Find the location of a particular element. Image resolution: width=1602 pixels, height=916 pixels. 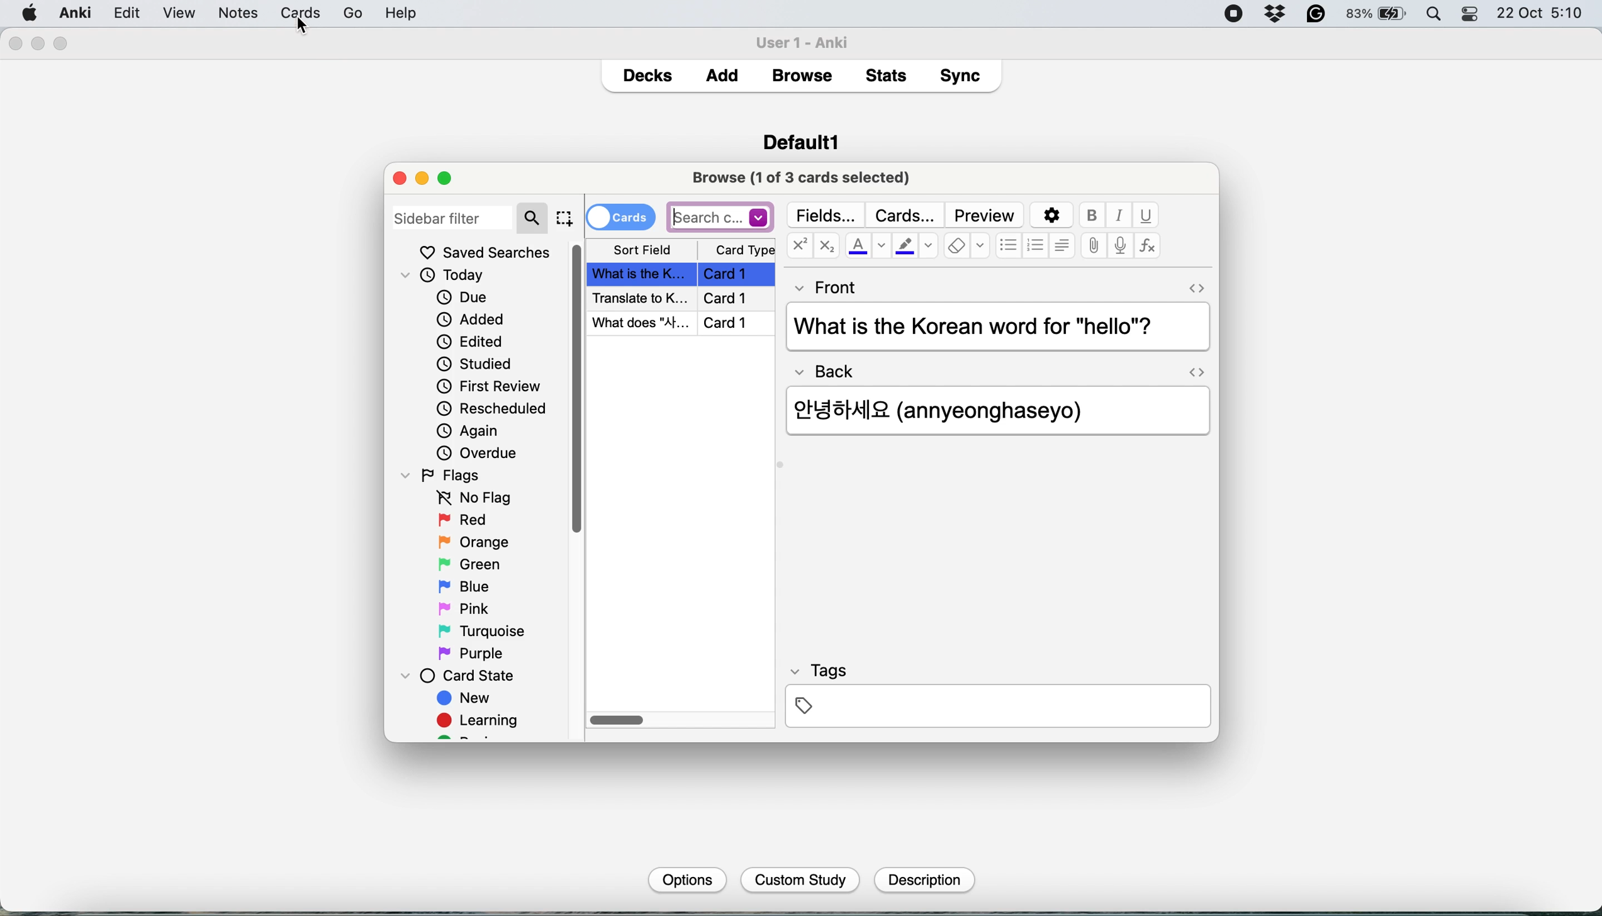

screen recorder is located at coordinates (1234, 15).